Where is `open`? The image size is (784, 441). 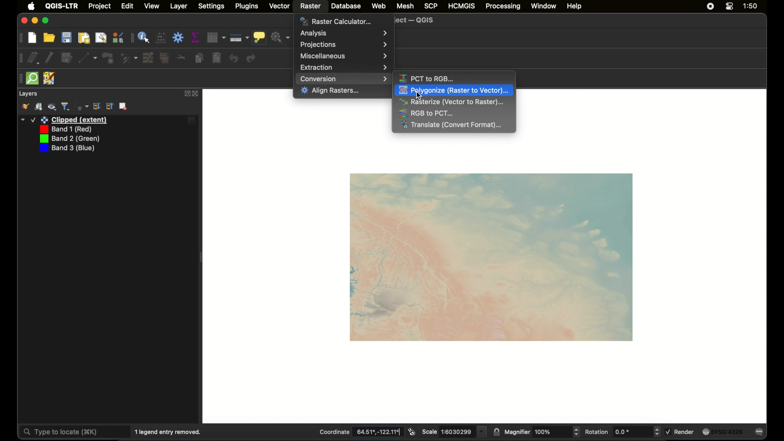
open is located at coordinates (49, 37).